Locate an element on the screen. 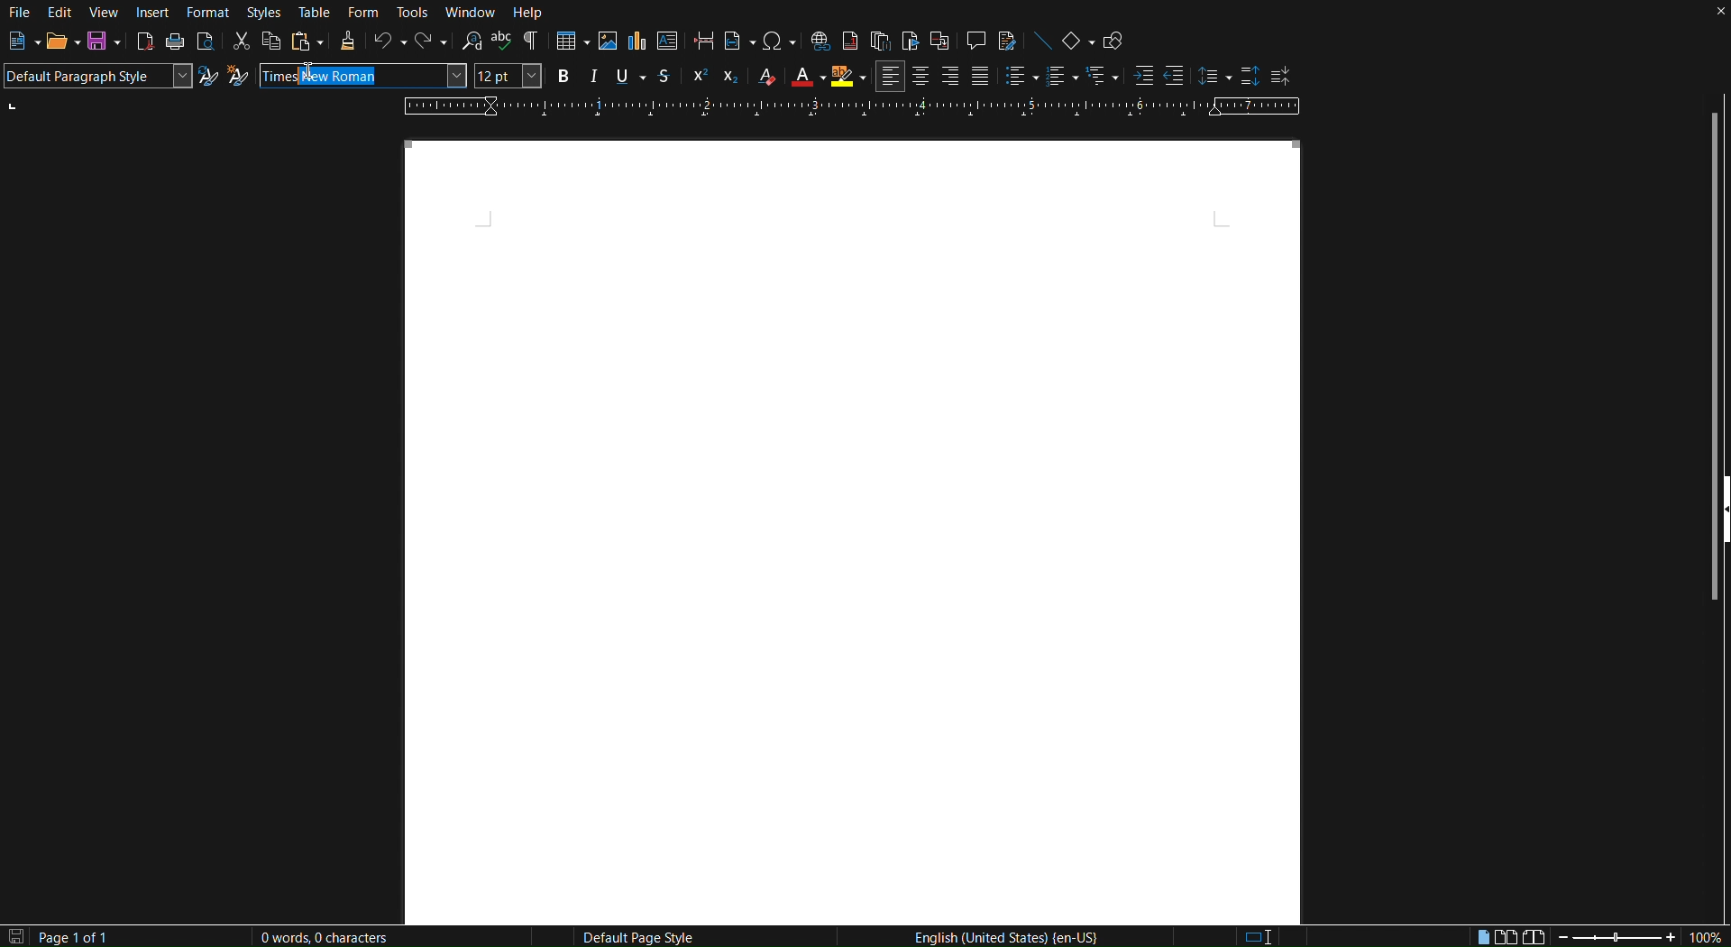 The height and width of the screenshot is (947, 1731). Insert Endnote is located at coordinates (879, 43).